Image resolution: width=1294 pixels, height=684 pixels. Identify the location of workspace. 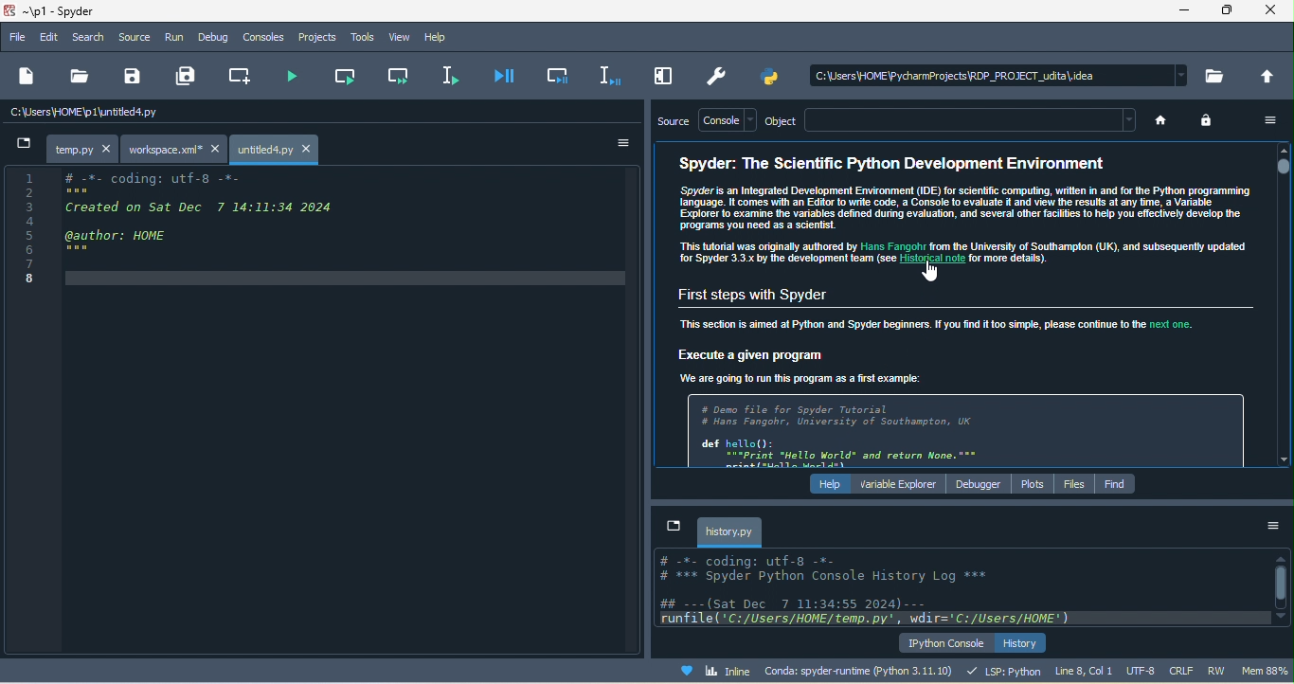
(175, 151).